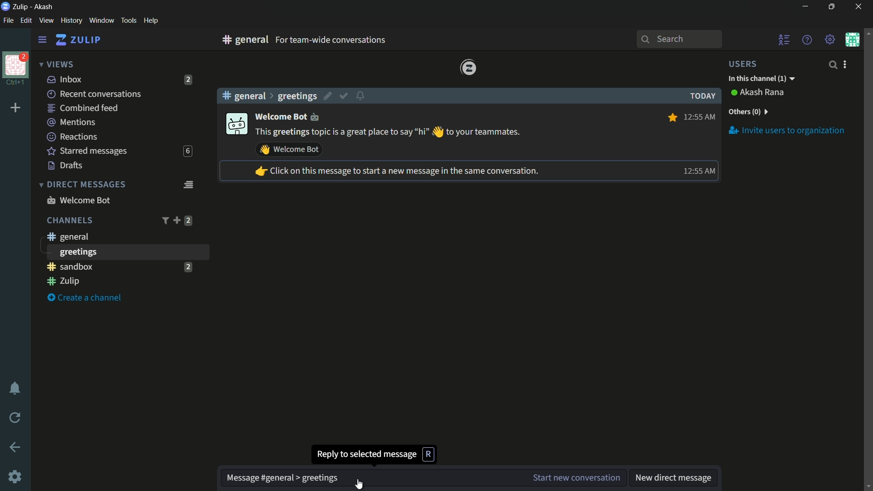 The image size is (873, 491). Describe the element at coordinates (244, 95) in the screenshot. I see `# general` at that location.